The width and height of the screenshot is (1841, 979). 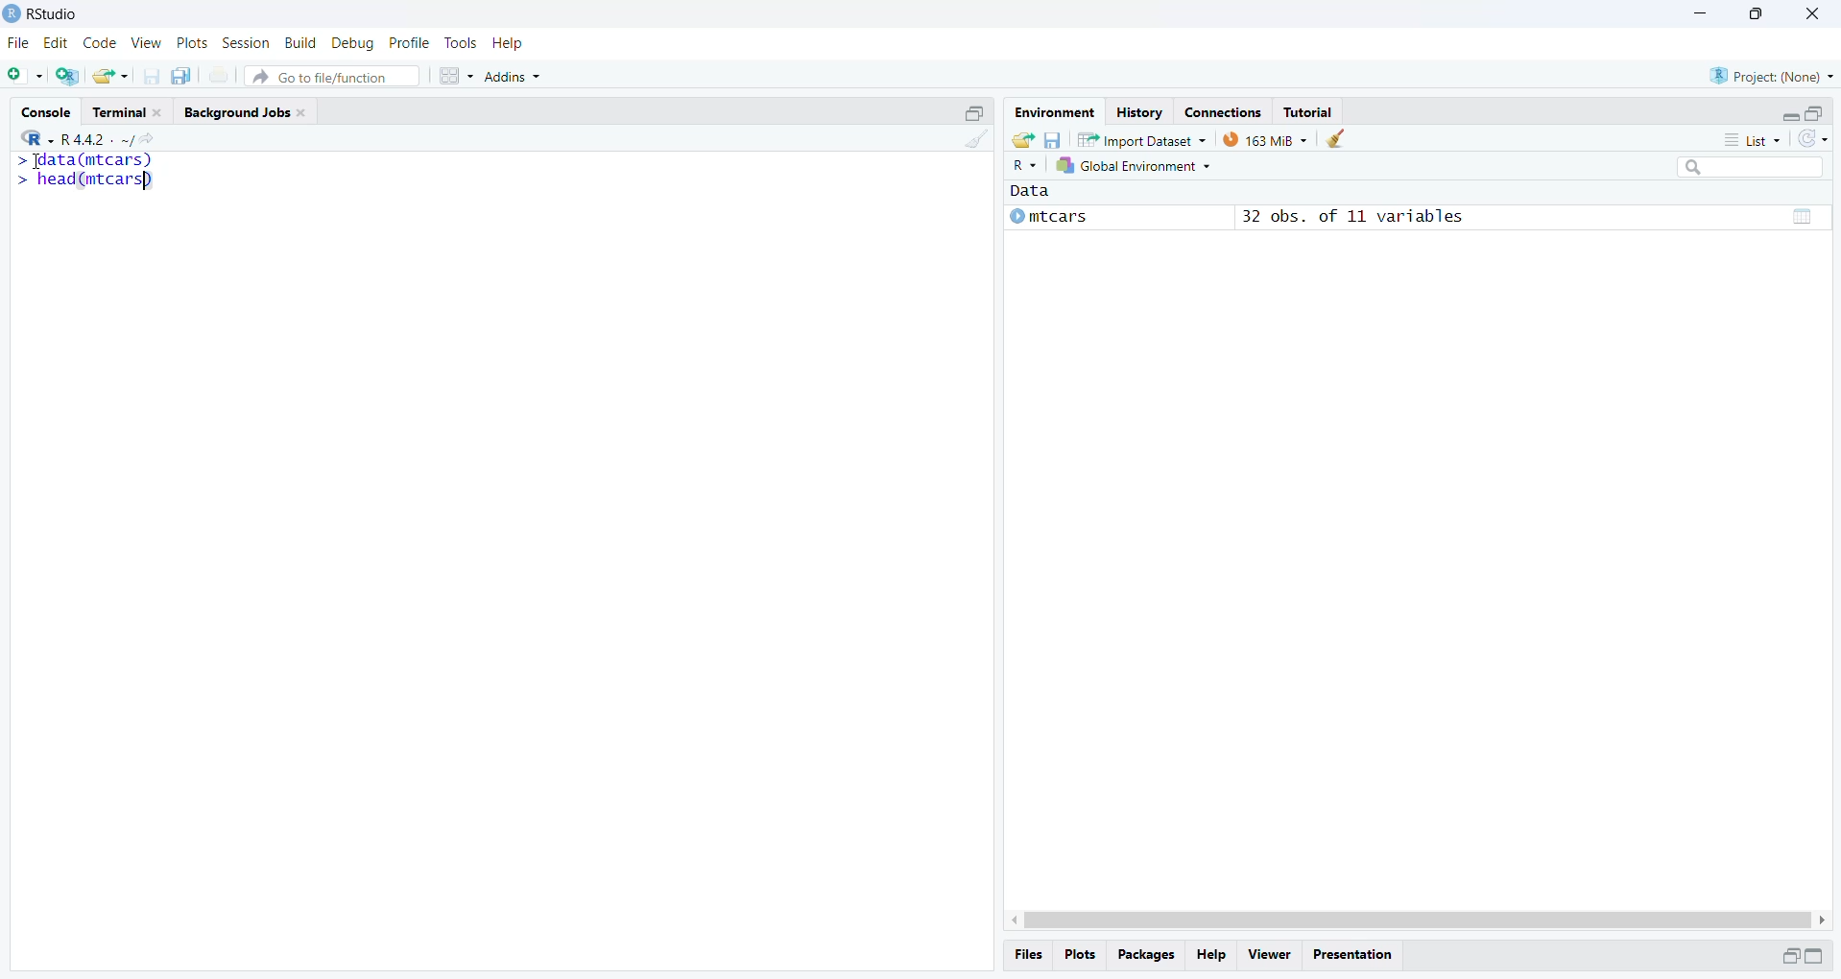 What do you see at coordinates (1210, 955) in the screenshot?
I see `help` at bounding box center [1210, 955].